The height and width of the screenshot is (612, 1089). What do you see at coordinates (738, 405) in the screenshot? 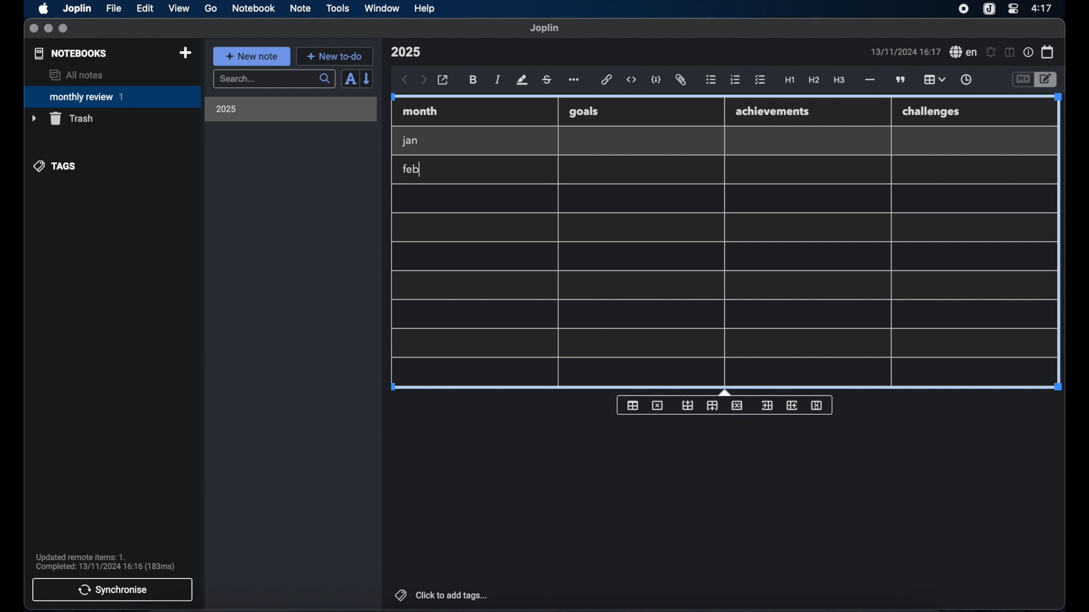
I see `delete row` at bounding box center [738, 405].